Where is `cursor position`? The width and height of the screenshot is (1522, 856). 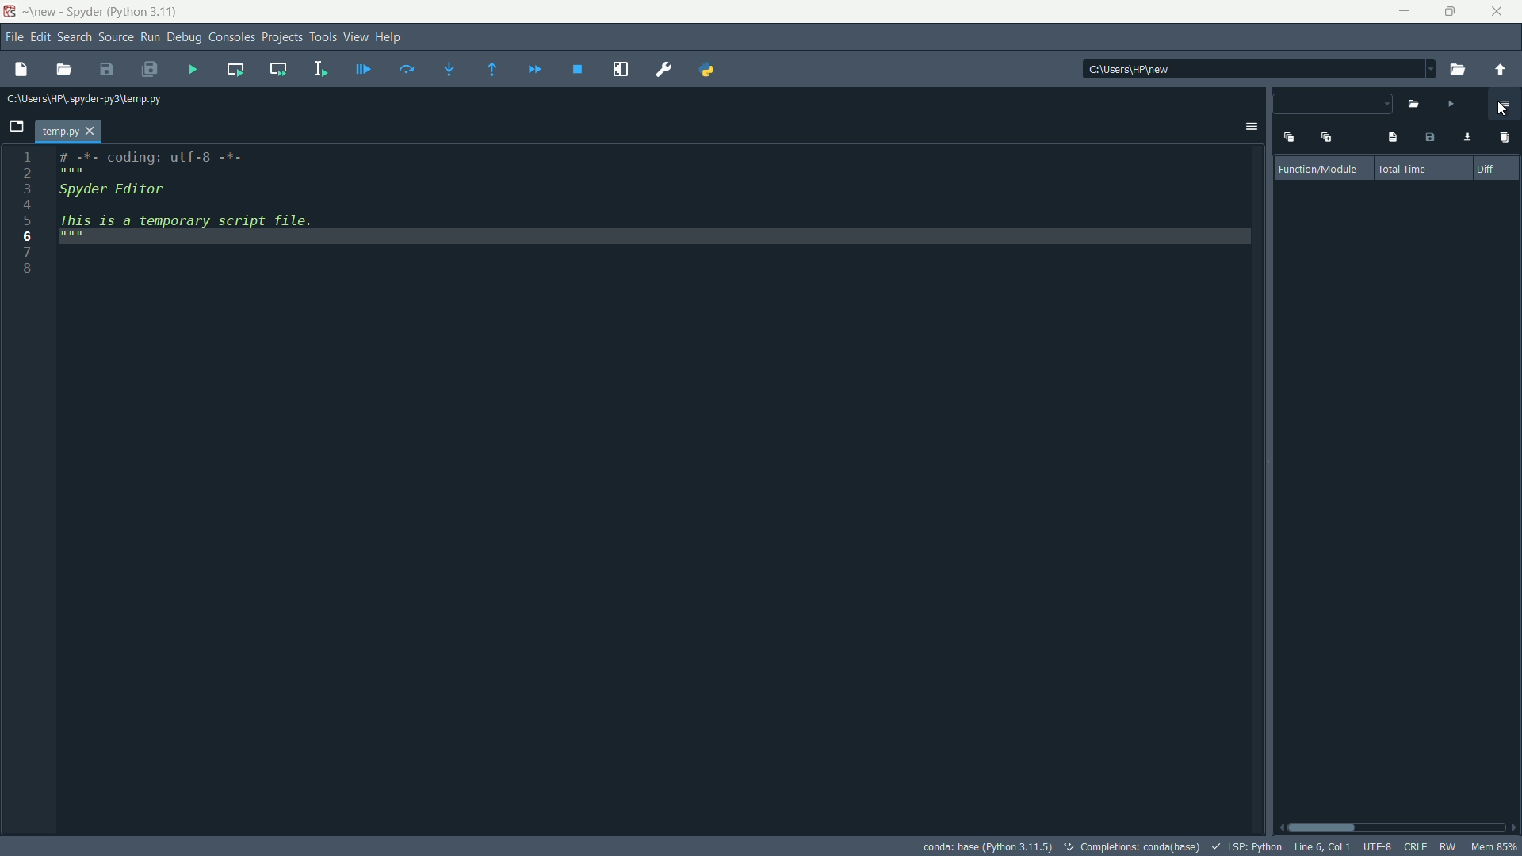 cursor position is located at coordinates (1321, 847).